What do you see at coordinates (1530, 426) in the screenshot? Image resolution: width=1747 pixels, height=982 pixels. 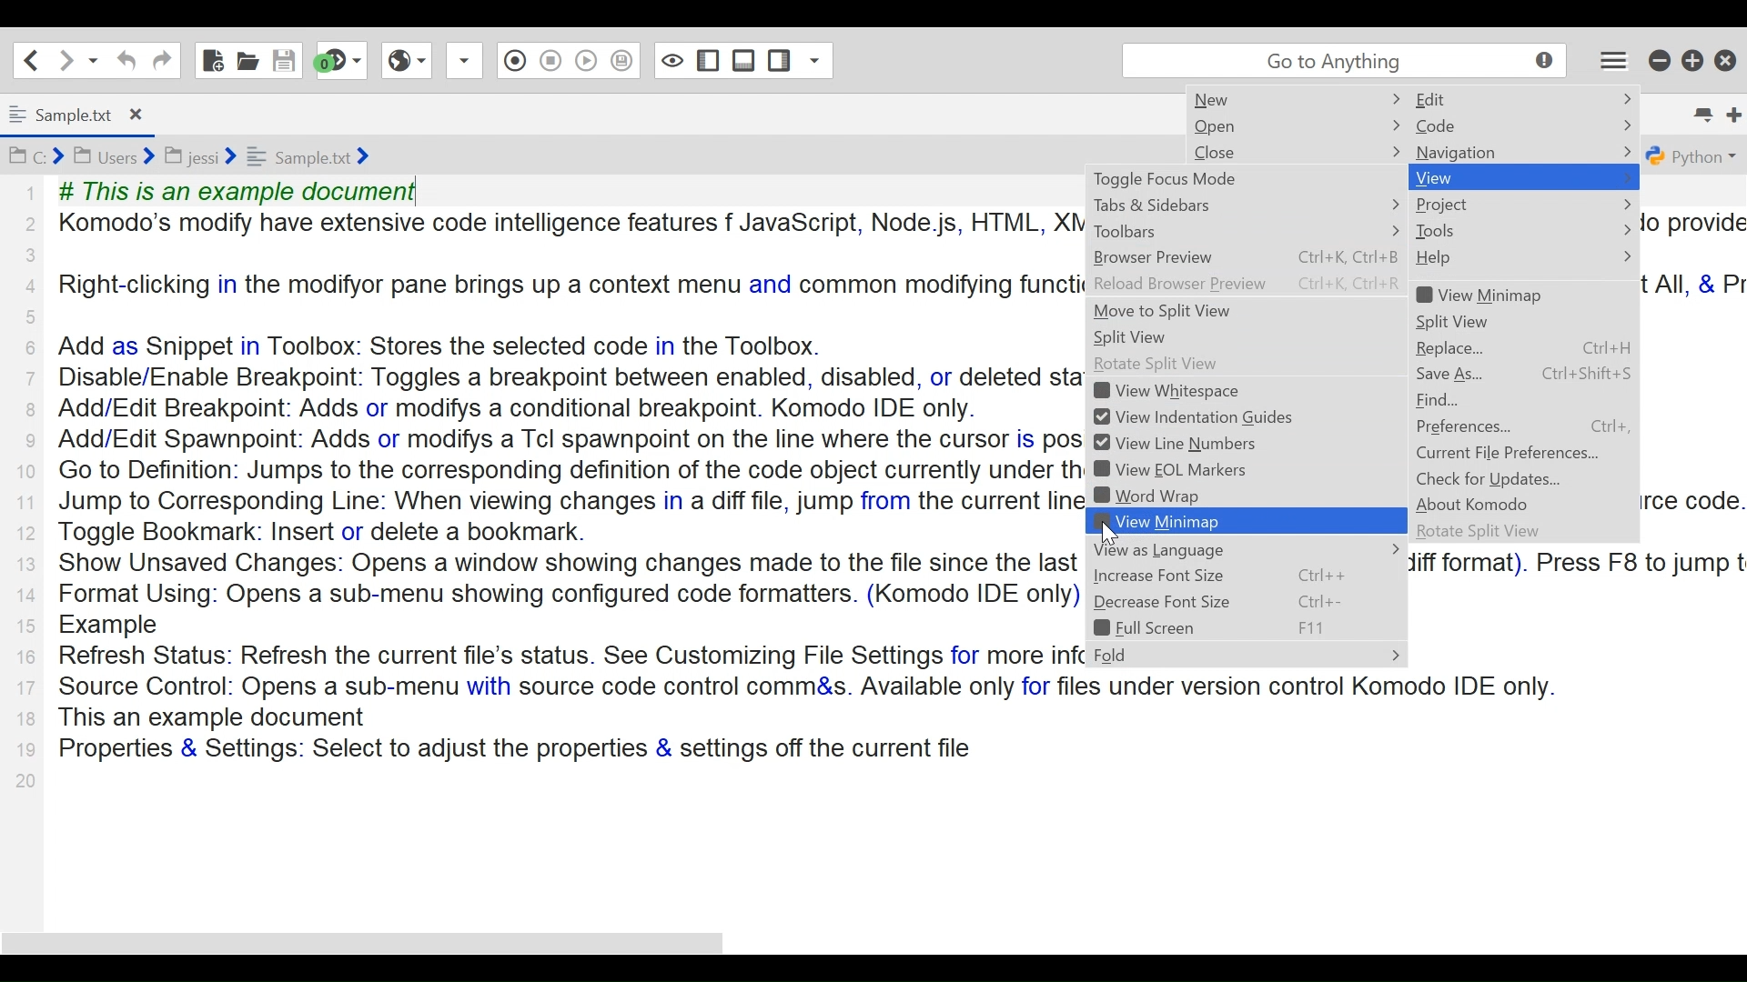 I see `Preferences... Ctrl+,` at bounding box center [1530, 426].